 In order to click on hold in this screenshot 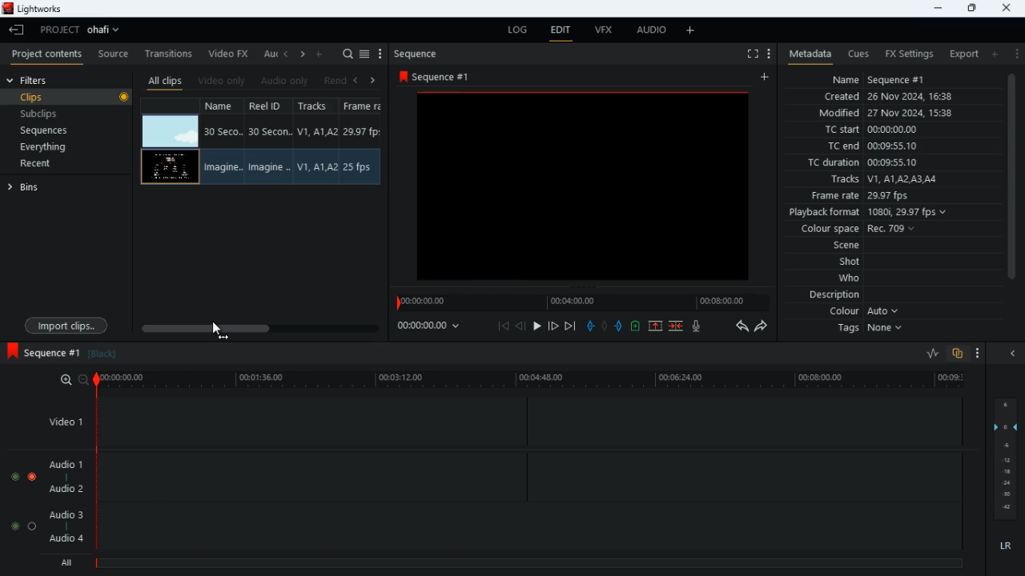, I will do `click(605, 326)`.